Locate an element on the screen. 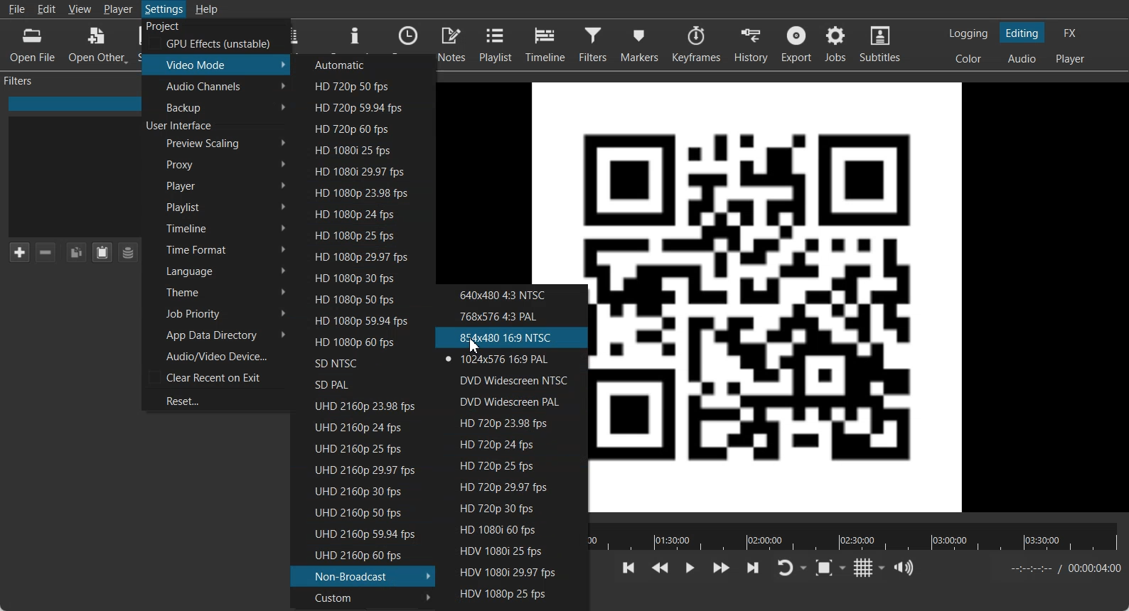 The width and height of the screenshot is (1129, 611). Markers is located at coordinates (638, 45).